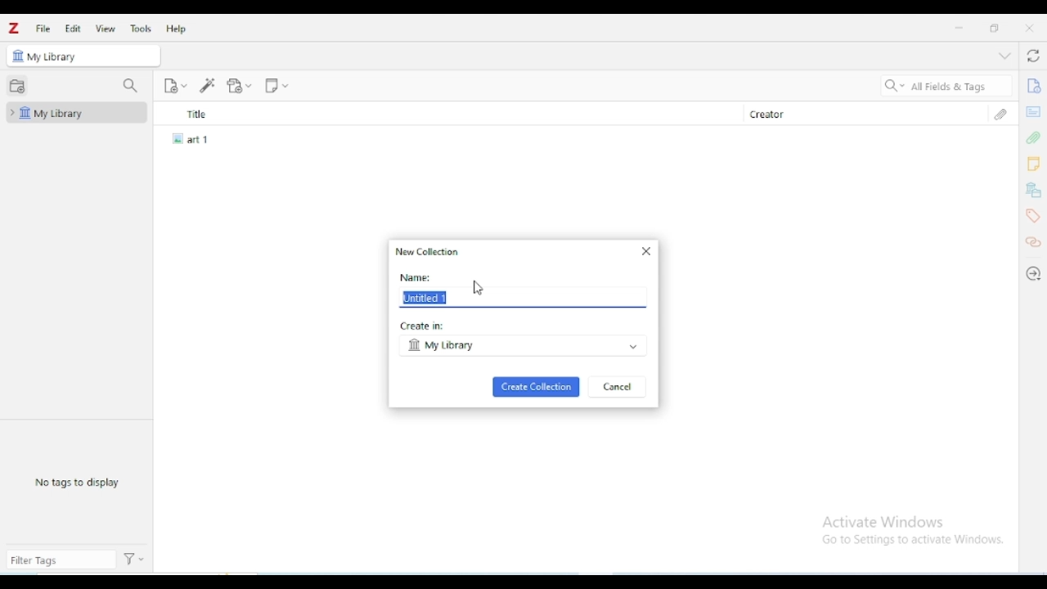 This screenshot has height=589, width=1047. Describe the element at coordinates (995, 28) in the screenshot. I see `maximize` at that location.